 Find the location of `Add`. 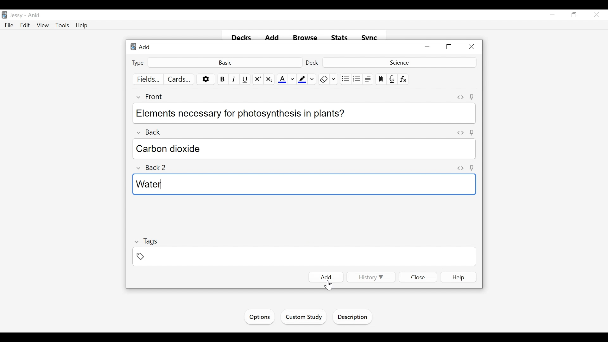

Add is located at coordinates (142, 47).